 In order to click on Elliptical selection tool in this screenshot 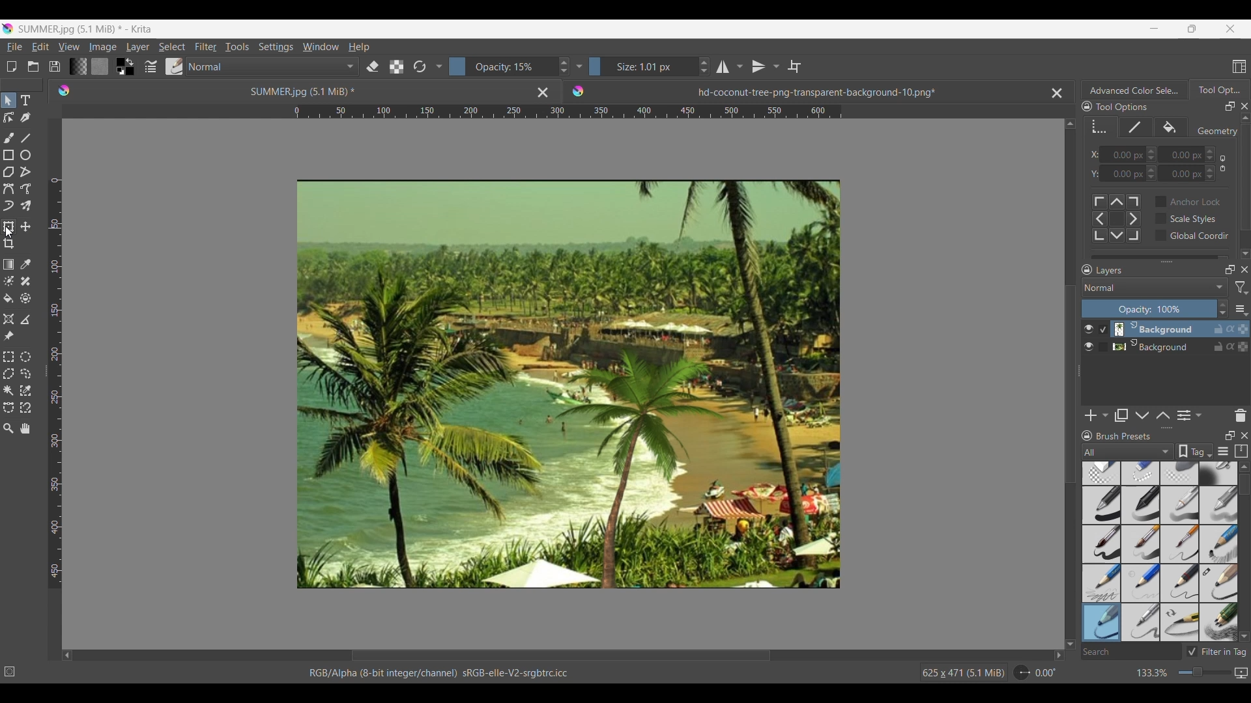, I will do `click(25, 357)`.